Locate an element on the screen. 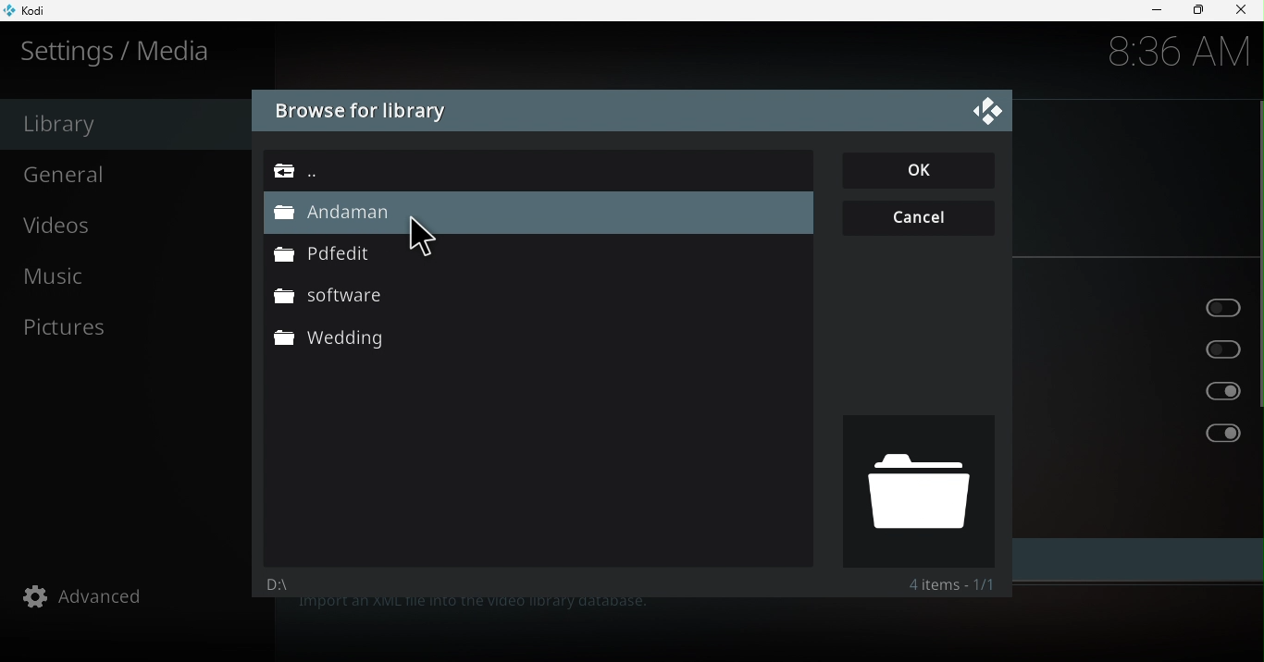 The width and height of the screenshot is (1264, 662). Close is located at coordinates (987, 109).